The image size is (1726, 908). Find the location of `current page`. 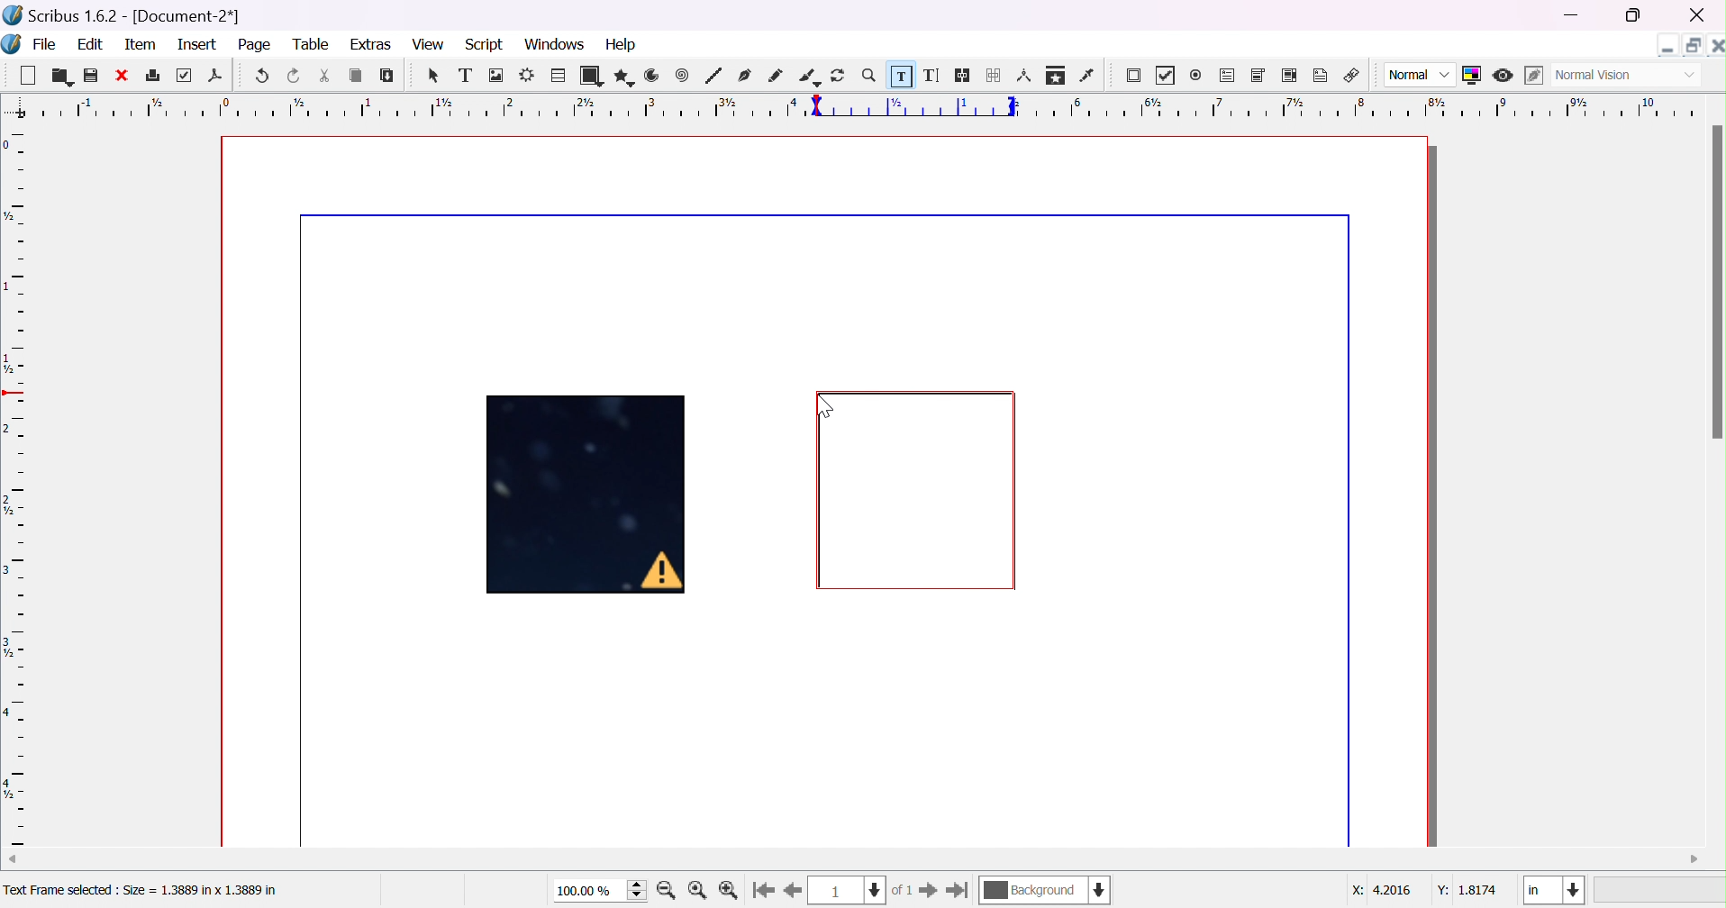

current page is located at coordinates (864, 890).